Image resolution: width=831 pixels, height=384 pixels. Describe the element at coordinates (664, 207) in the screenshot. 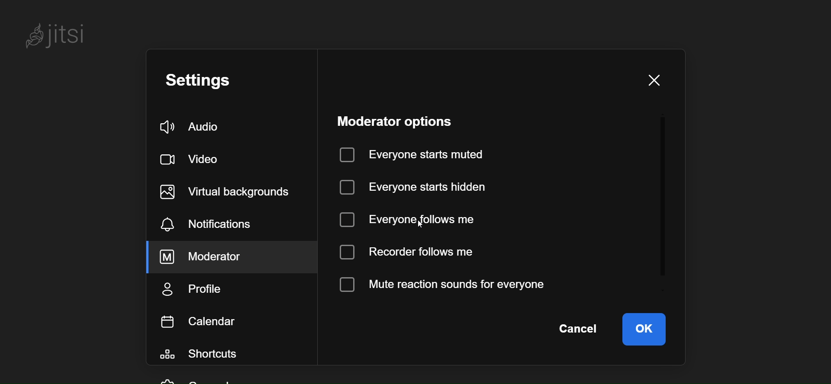

I see `scroll bar` at that location.